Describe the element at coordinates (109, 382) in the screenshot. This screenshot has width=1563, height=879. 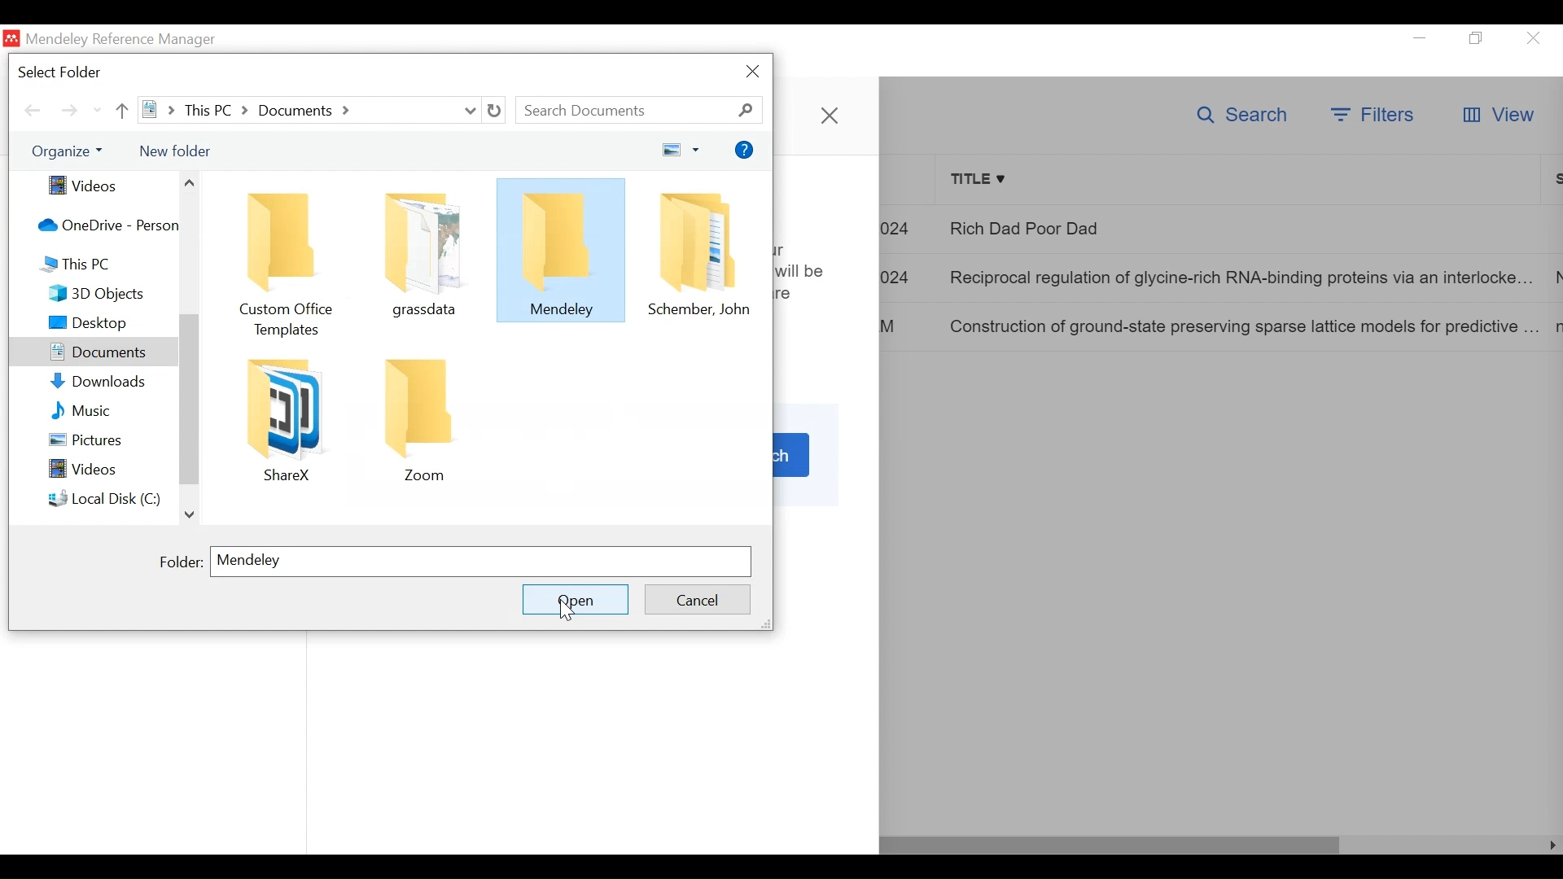
I see `Downloads` at that location.